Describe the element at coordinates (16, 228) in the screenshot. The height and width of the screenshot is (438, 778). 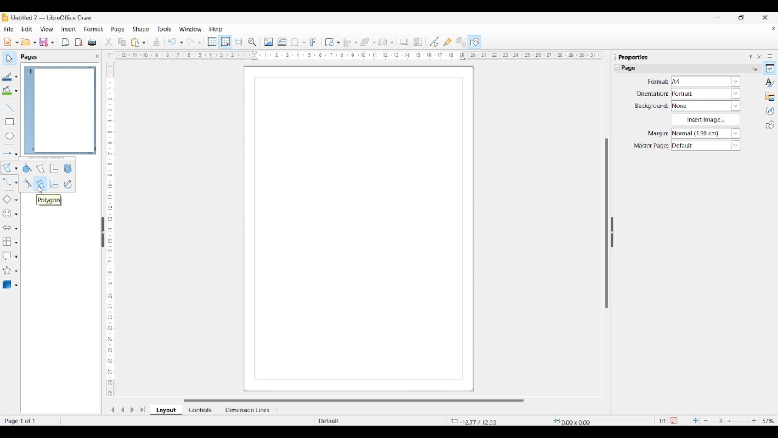
I see `Block arrow options` at that location.